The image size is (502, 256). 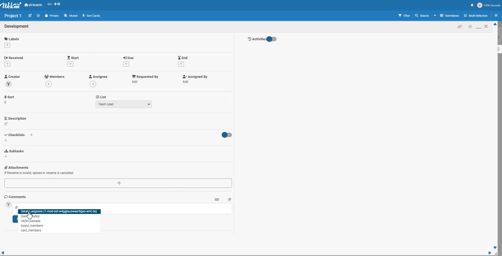 I want to click on Recent open file, so click(x=49, y=5).